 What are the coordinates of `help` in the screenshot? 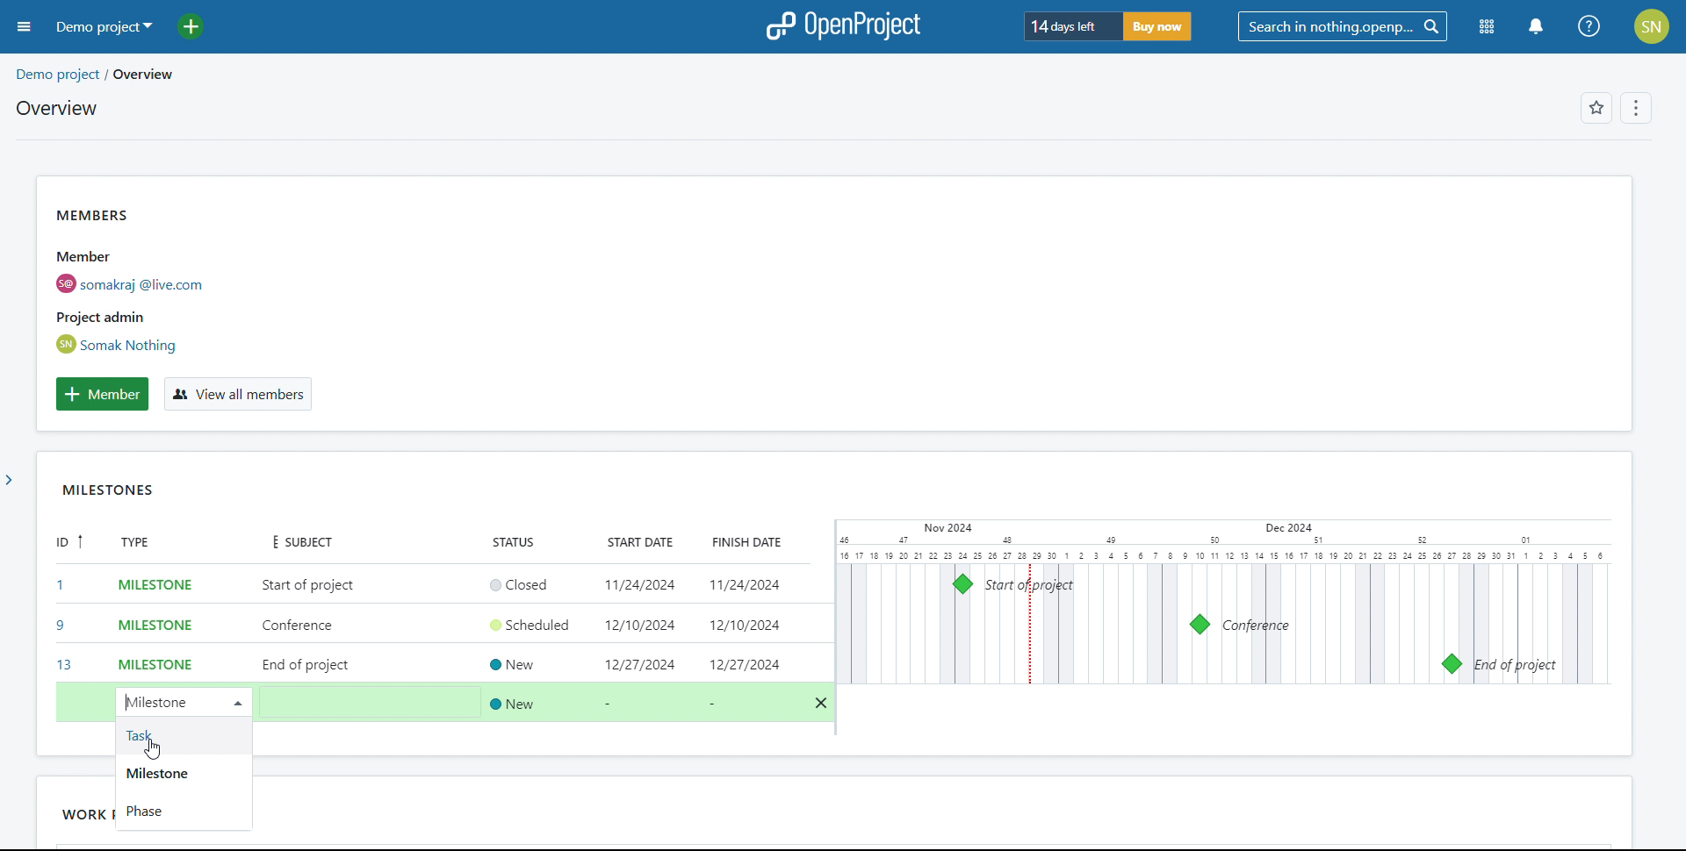 It's located at (1590, 26).